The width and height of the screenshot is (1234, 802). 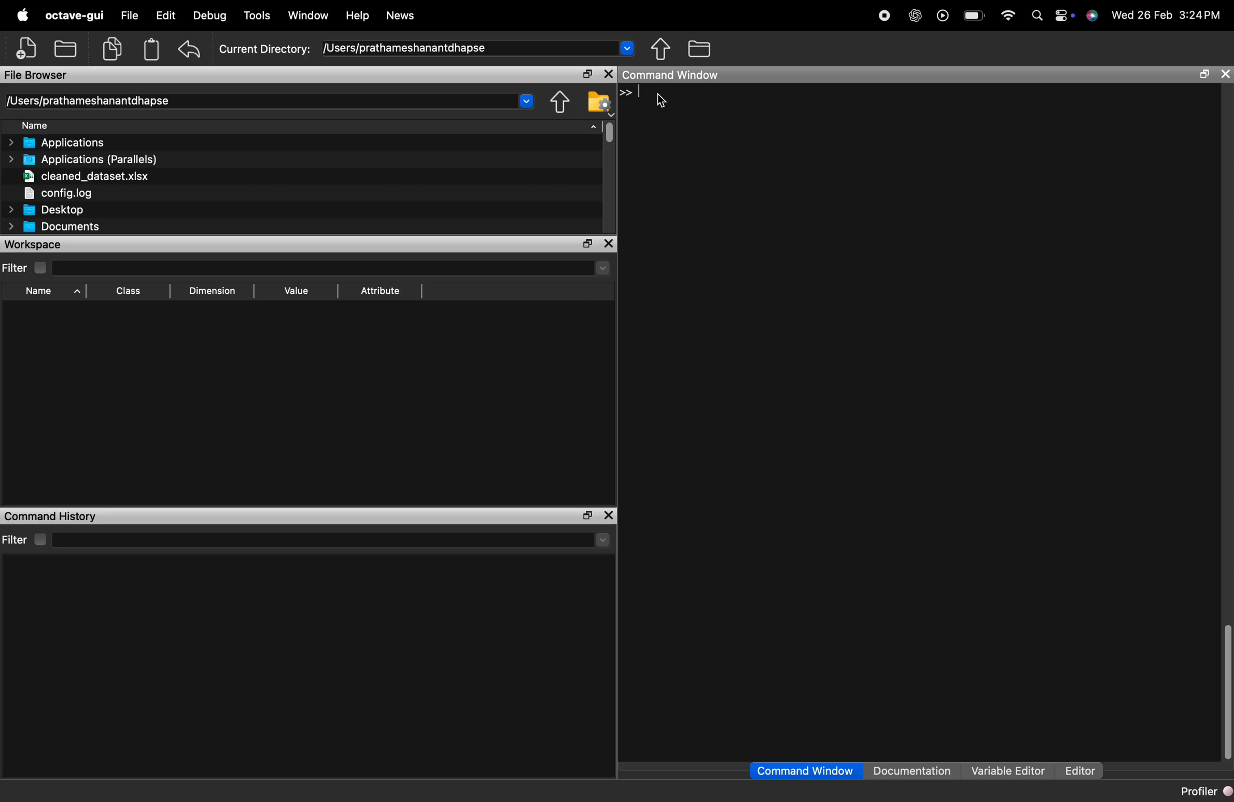 What do you see at coordinates (610, 245) in the screenshot?
I see `Close` at bounding box center [610, 245].